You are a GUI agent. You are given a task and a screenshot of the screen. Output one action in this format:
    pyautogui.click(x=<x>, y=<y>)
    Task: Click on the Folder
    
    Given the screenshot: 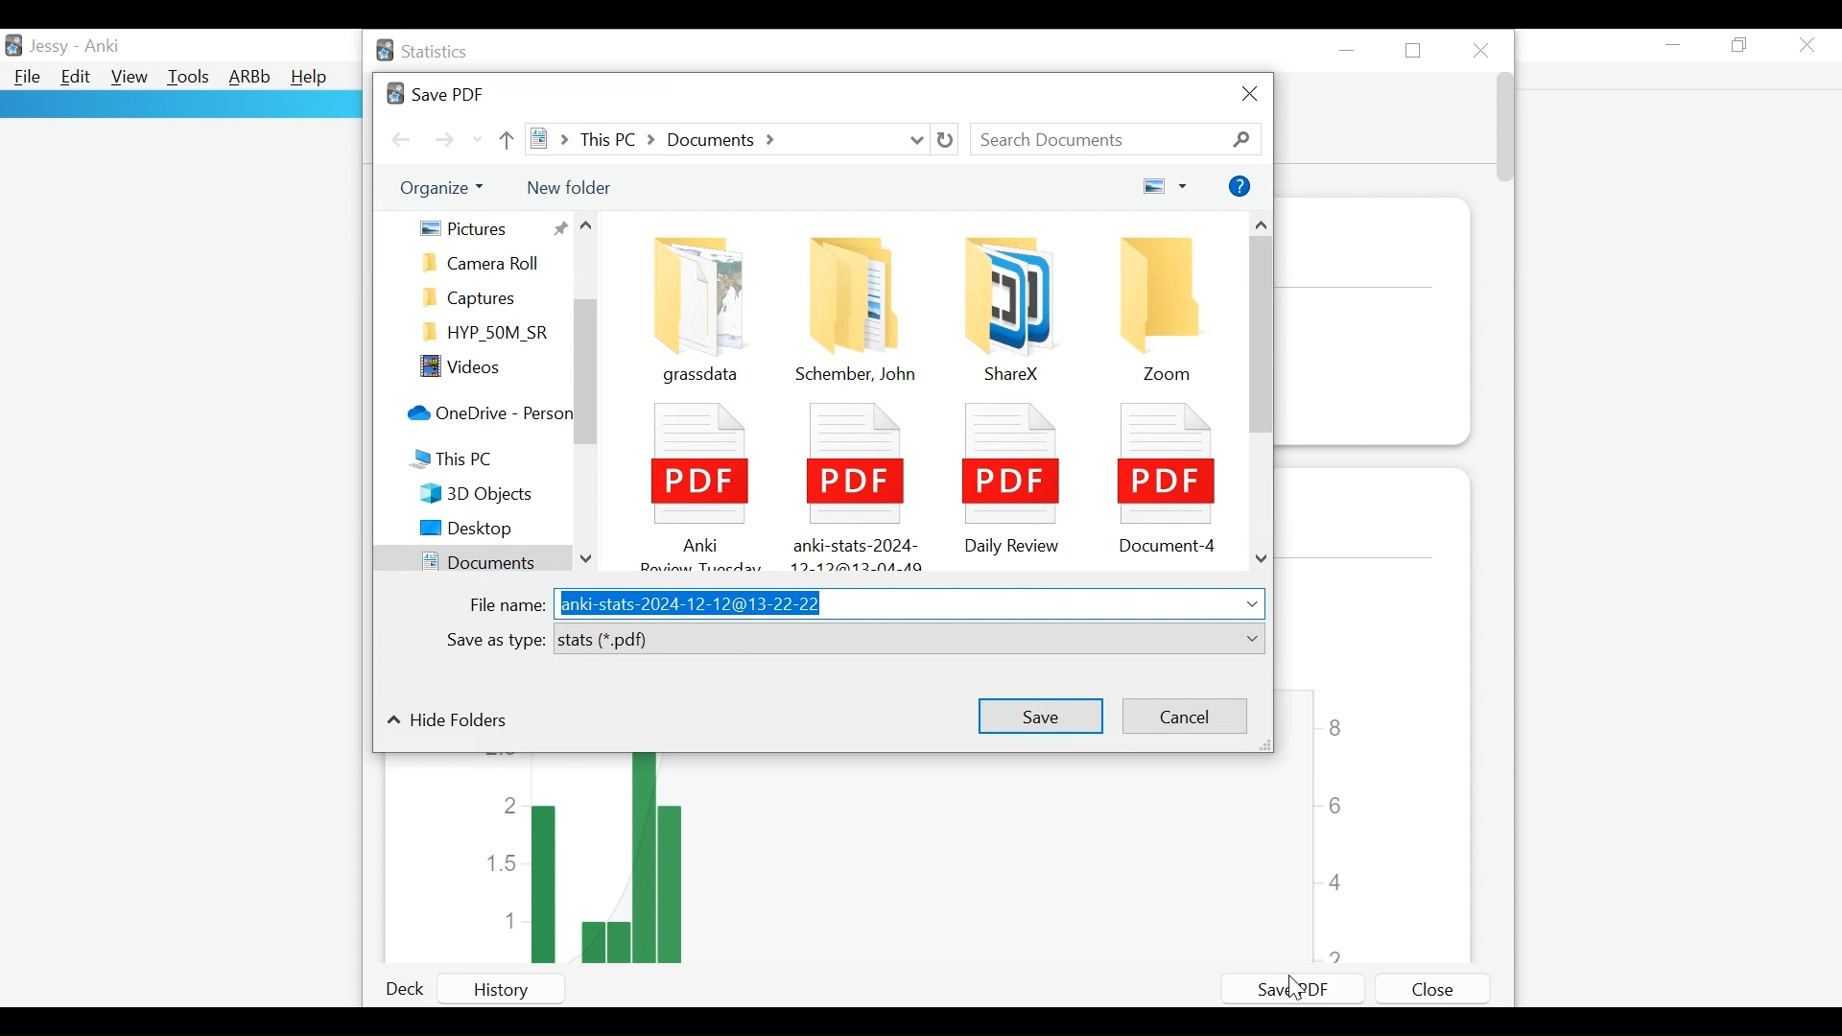 What is the action you would take?
    pyautogui.click(x=694, y=302)
    